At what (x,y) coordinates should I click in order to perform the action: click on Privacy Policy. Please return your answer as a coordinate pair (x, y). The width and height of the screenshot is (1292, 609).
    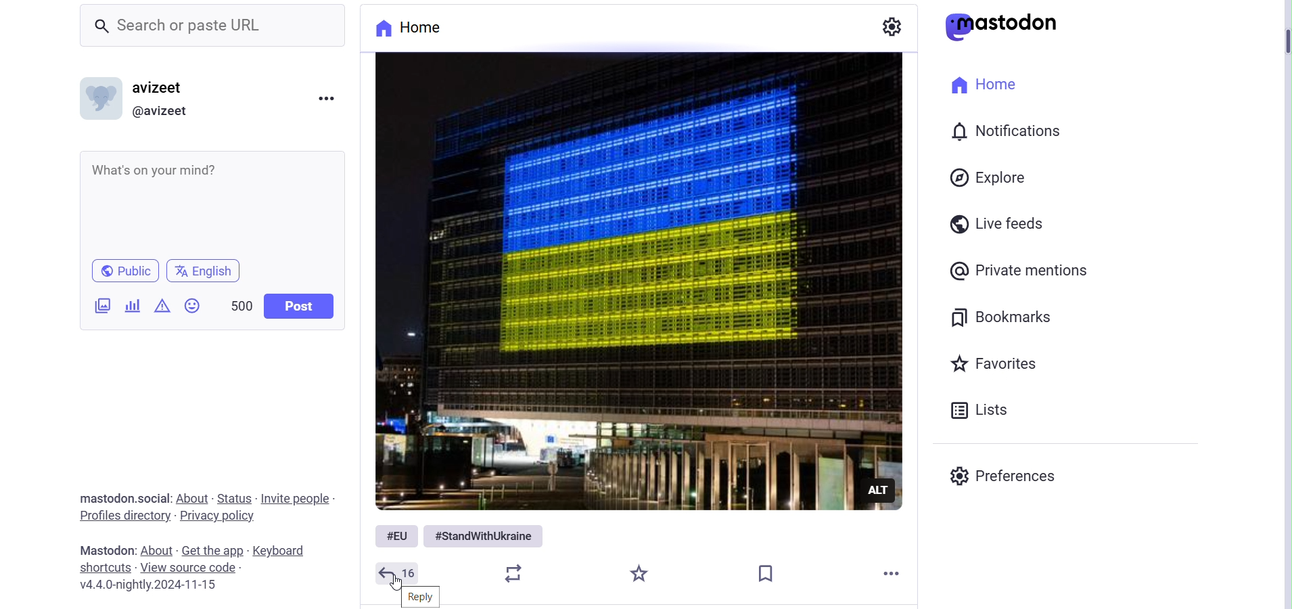
    Looking at the image, I should click on (218, 516).